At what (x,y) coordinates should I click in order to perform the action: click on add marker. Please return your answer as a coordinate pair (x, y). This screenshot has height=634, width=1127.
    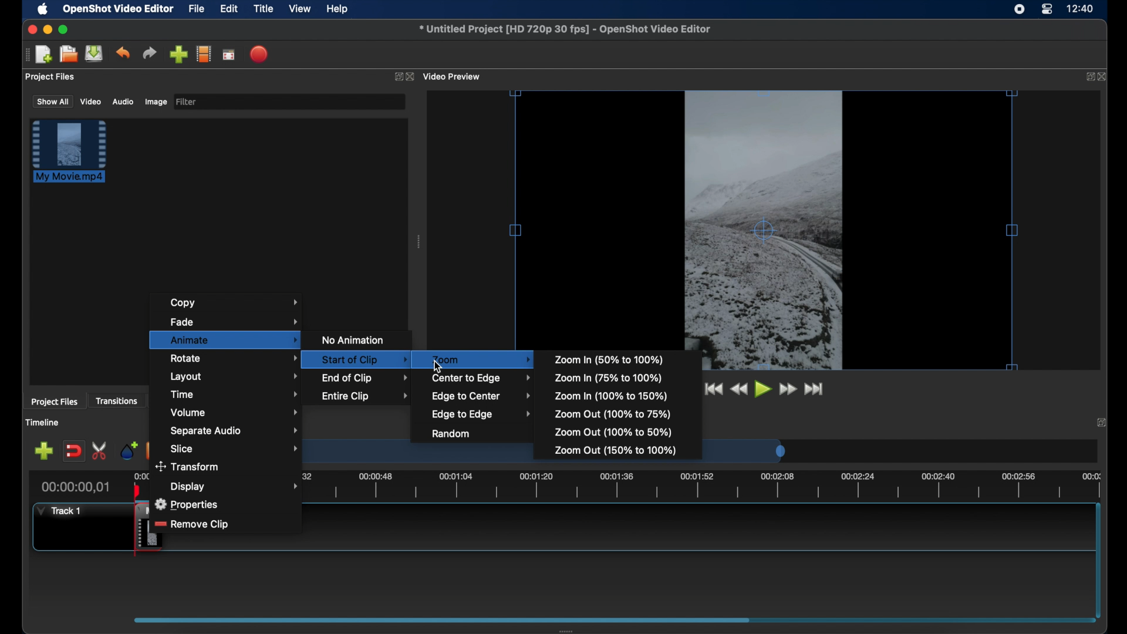
    Looking at the image, I should click on (128, 450).